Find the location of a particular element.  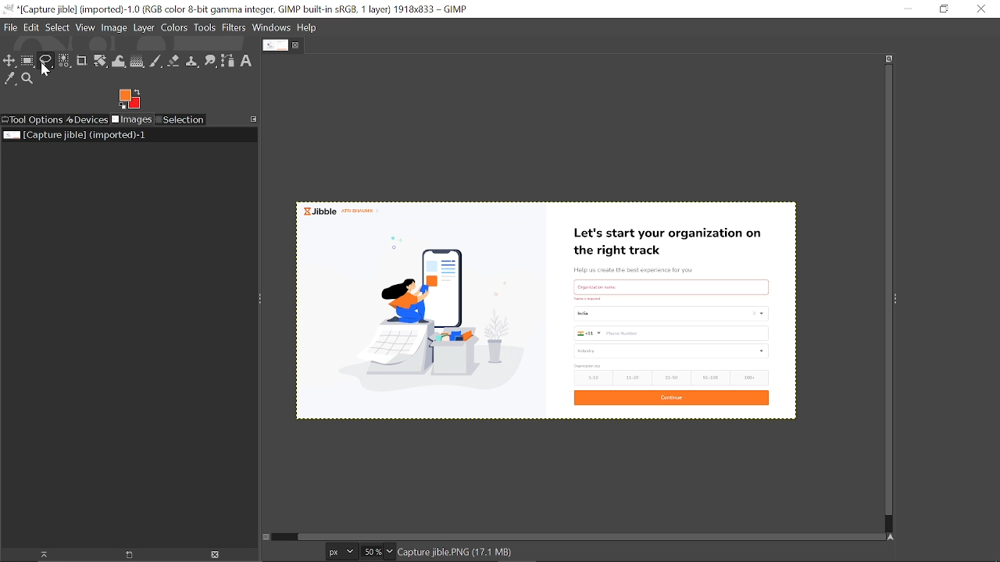

Gradient tool is located at coordinates (137, 61).